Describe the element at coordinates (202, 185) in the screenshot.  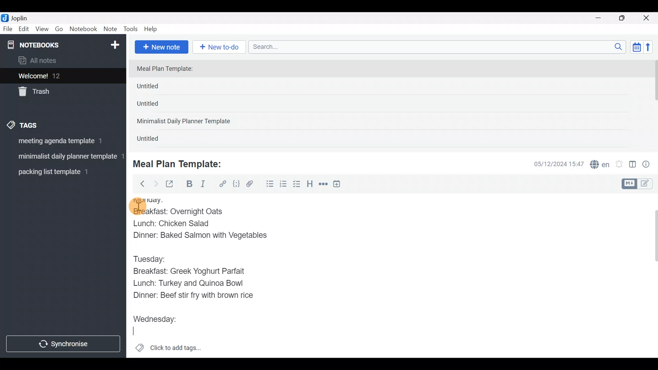
I see `Italic` at that location.